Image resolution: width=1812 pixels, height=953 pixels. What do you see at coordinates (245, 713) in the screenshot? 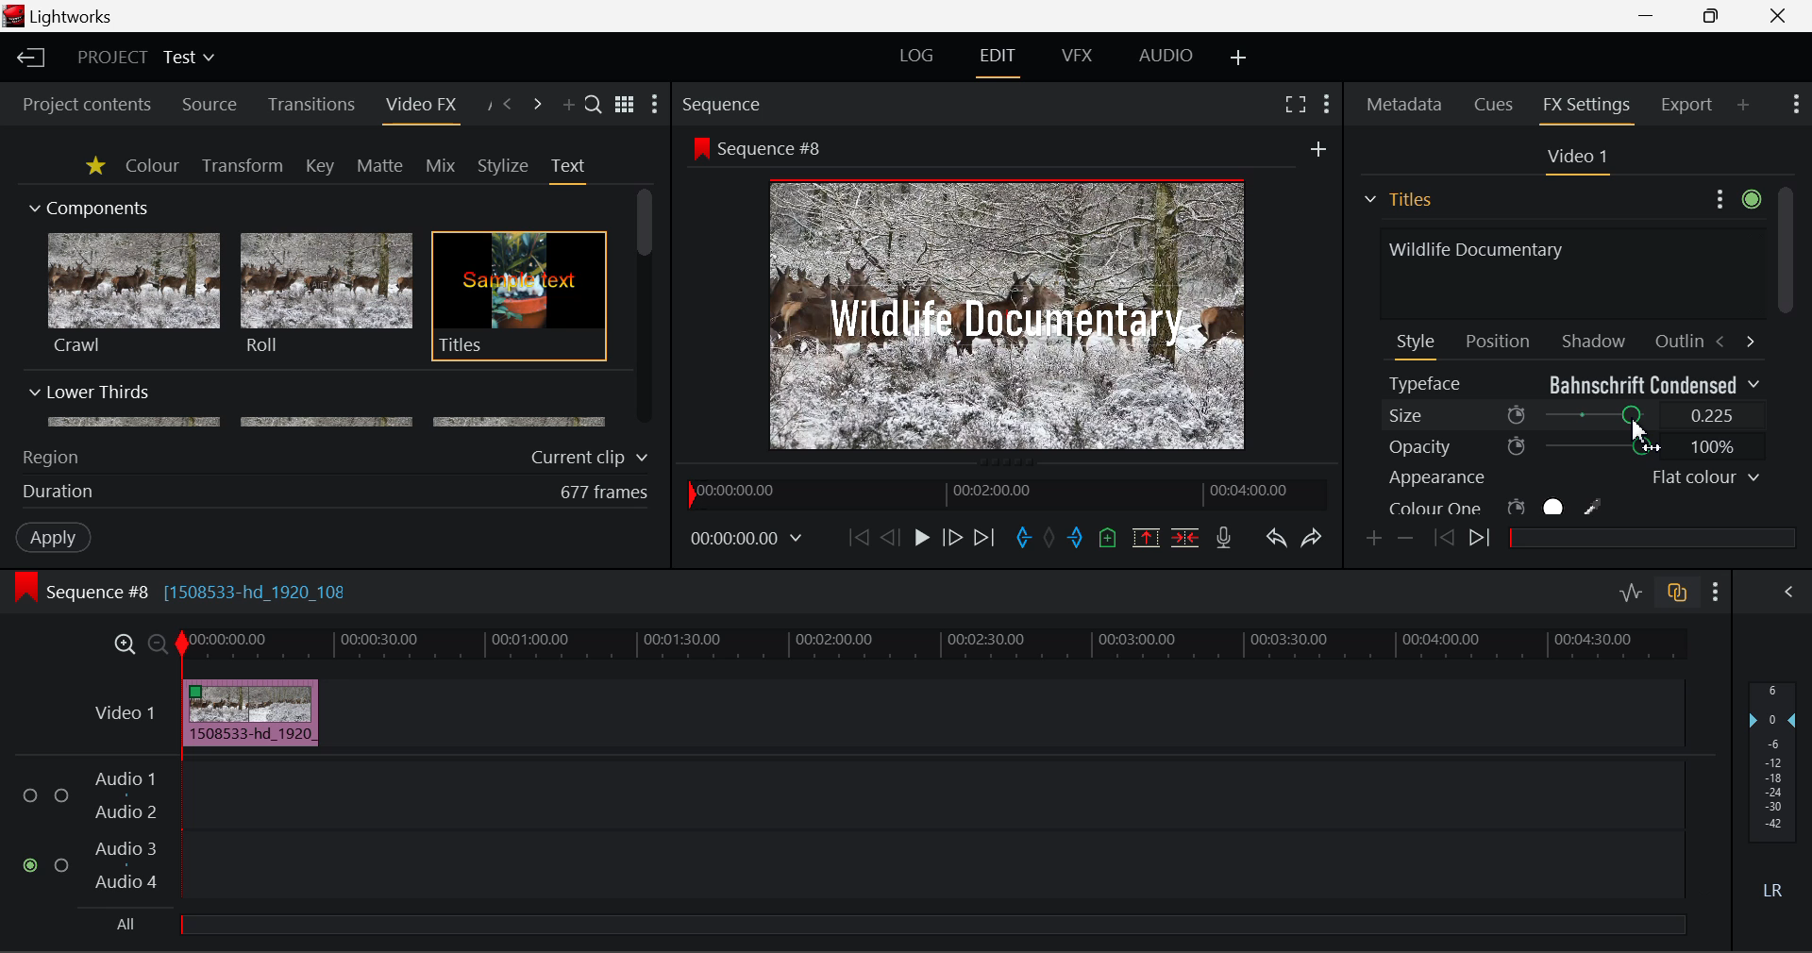
I see `Clip Inserted` at bounding box center [245, 713].